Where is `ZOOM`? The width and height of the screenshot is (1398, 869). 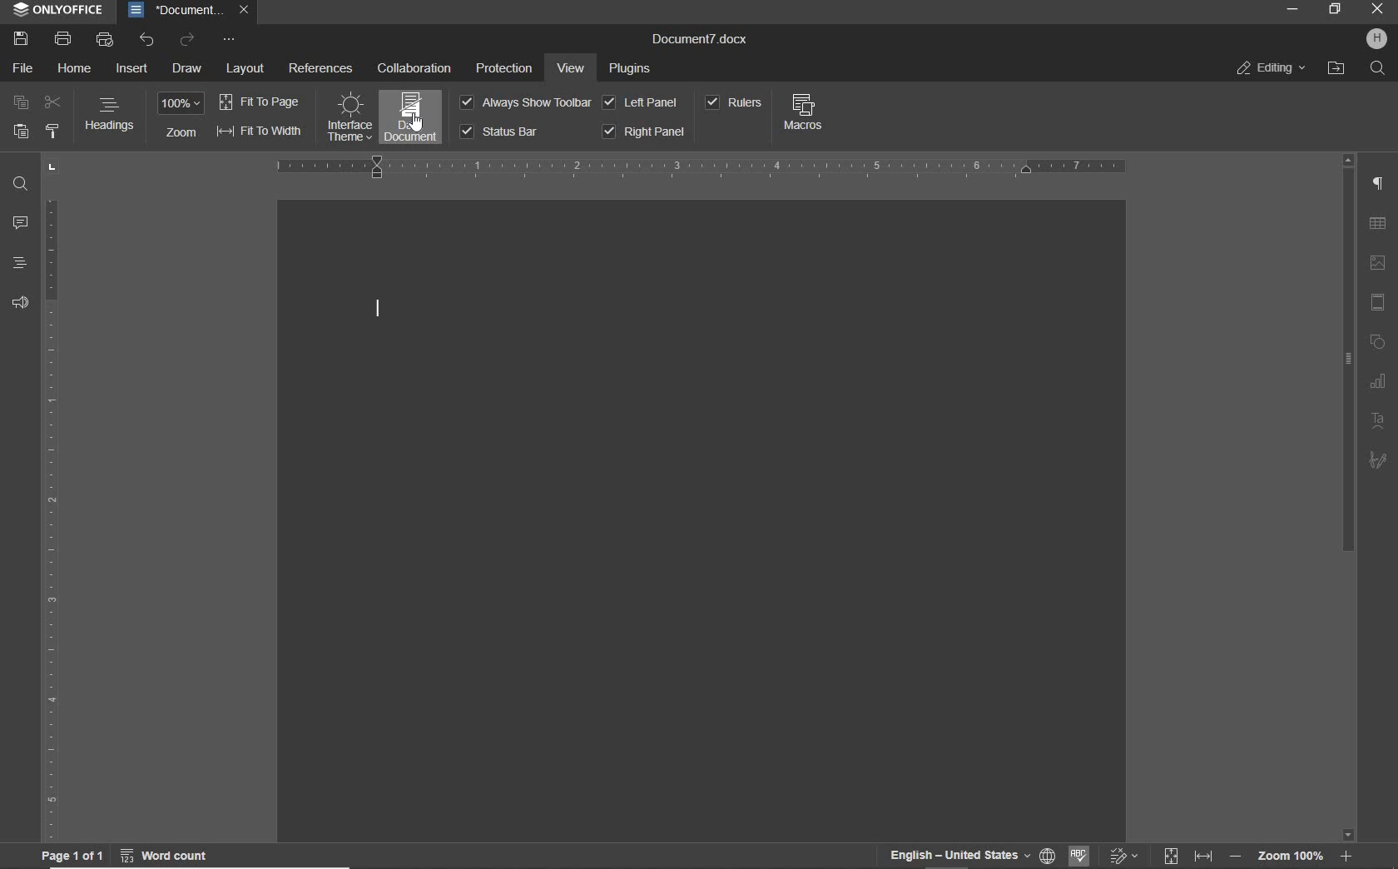
ZOOM is located at coordinates (181, 133).